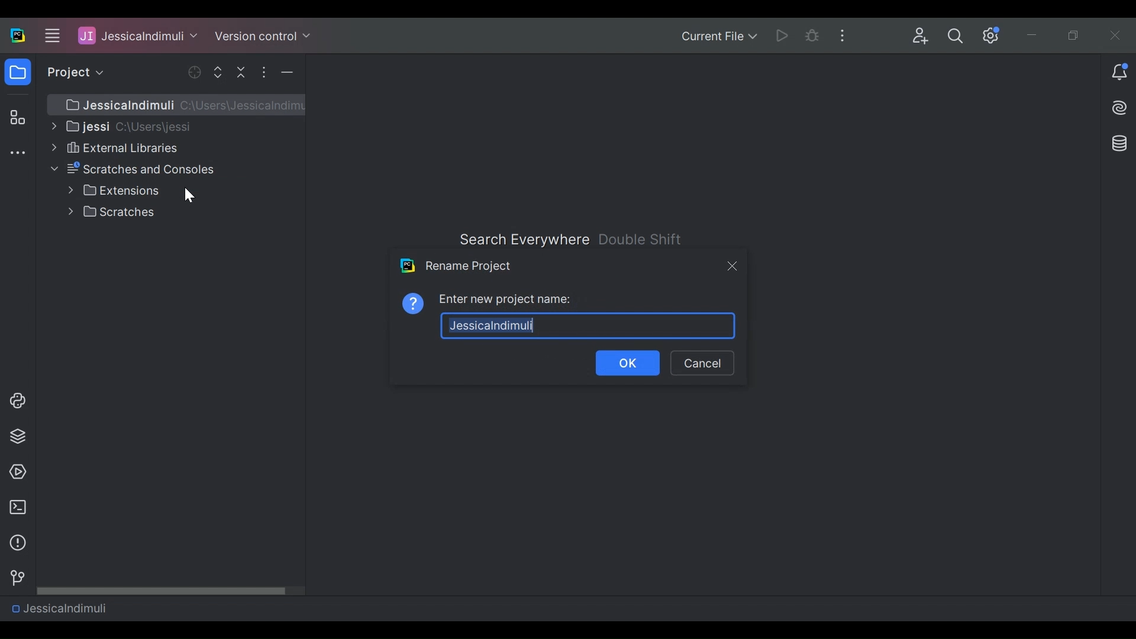  Describe the element at coordinates (50, 35) in the screenshot. I see `Main  menu` at that location.